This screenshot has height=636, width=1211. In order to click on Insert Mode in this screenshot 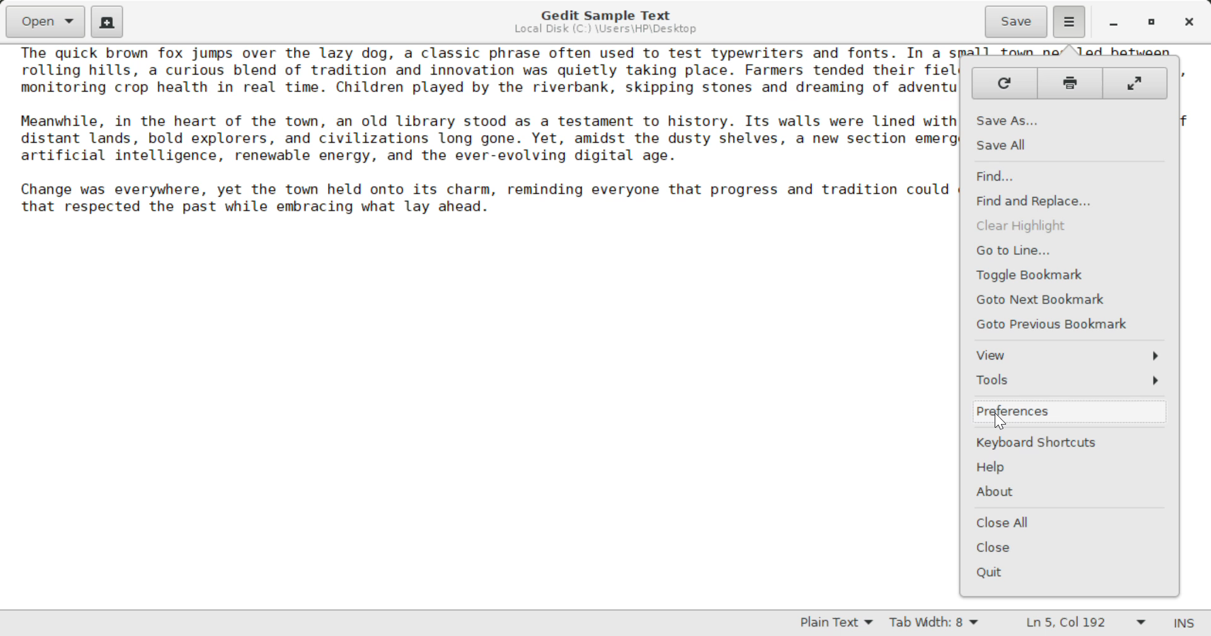, I will do `click(1181, 623)`.